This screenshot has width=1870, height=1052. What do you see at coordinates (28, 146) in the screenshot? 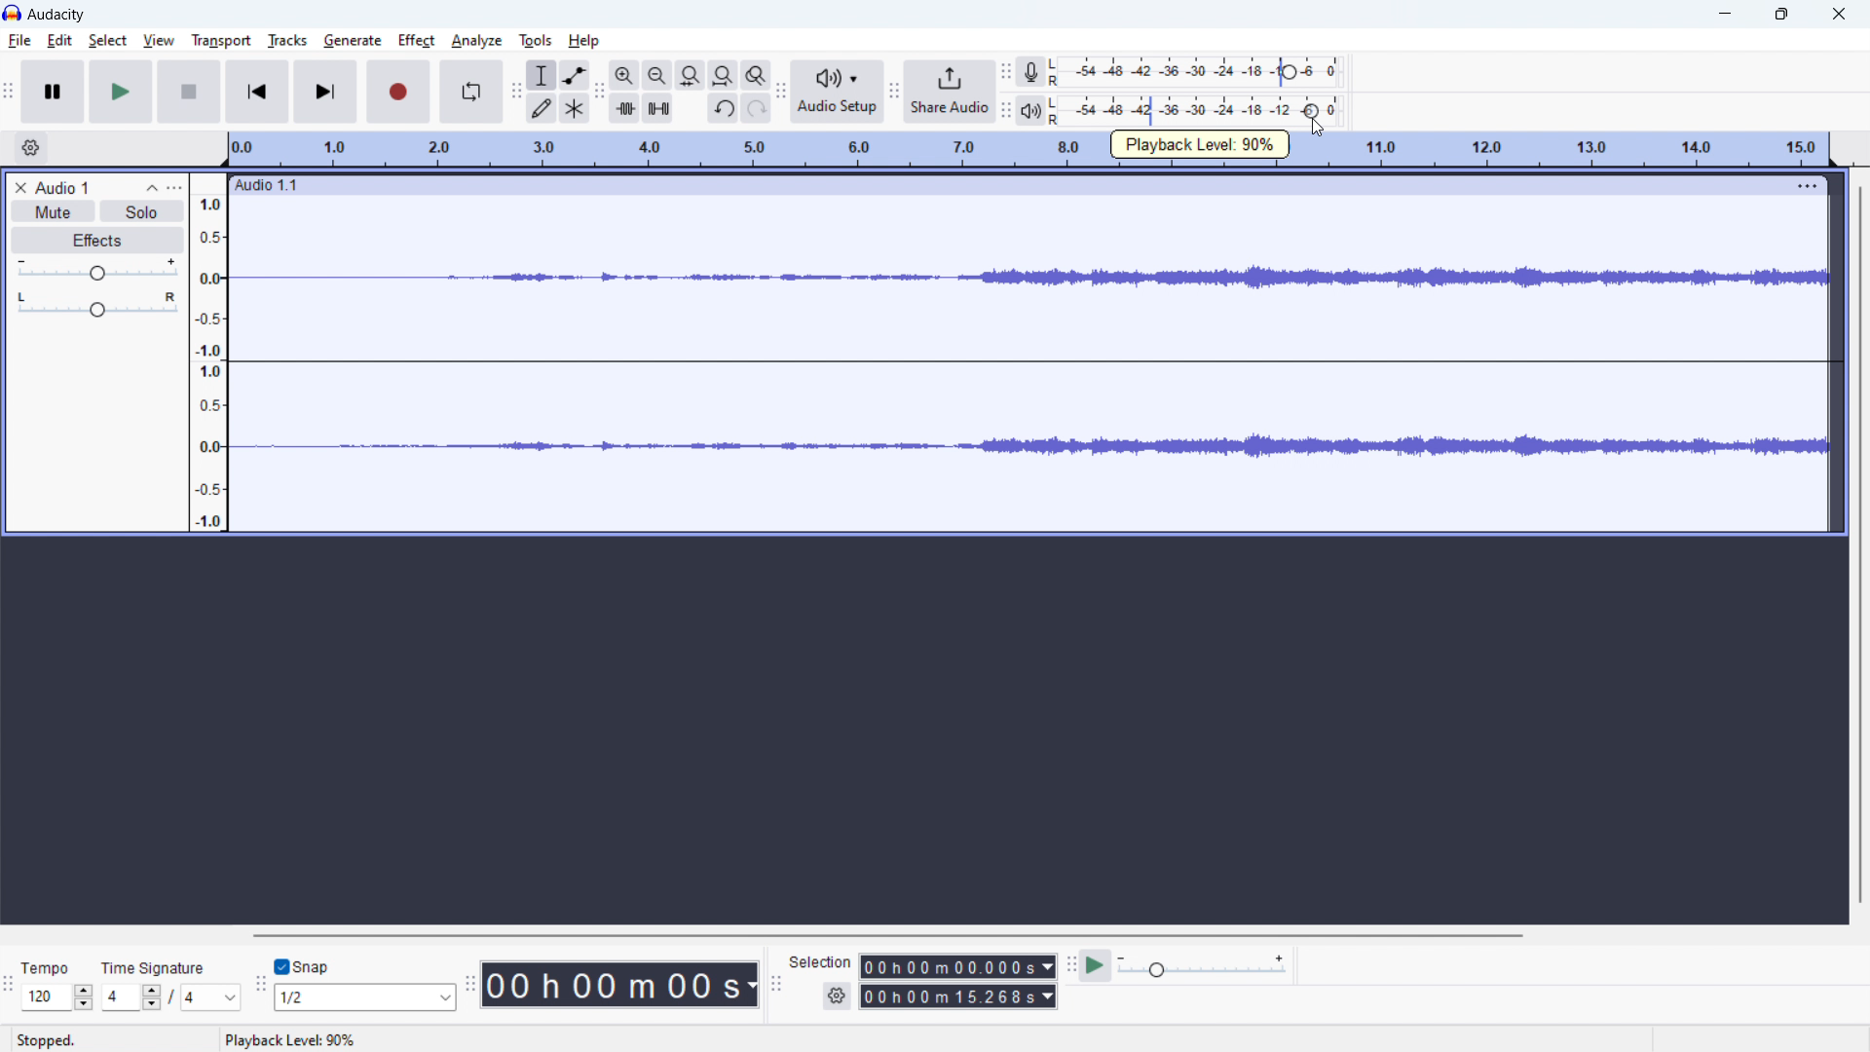
I see `timeline settings` at bounding box center [28, 146].